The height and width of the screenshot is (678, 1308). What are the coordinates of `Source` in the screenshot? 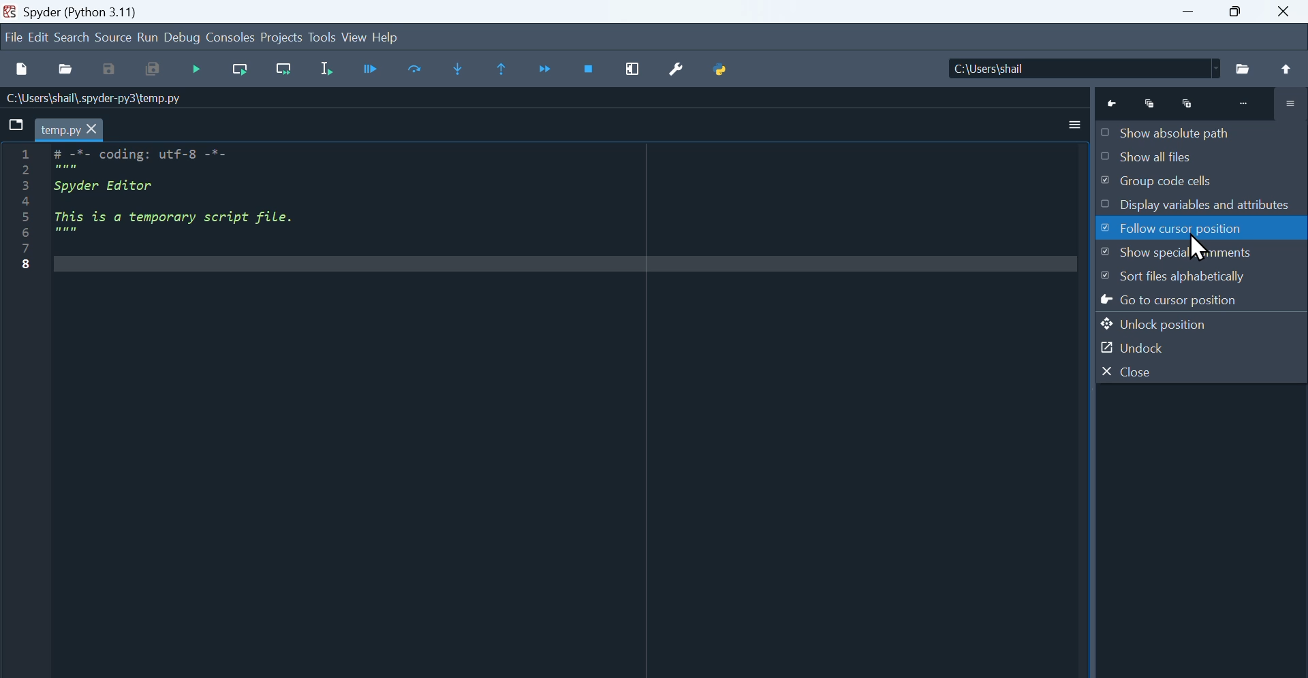 It's located at (115, 37).